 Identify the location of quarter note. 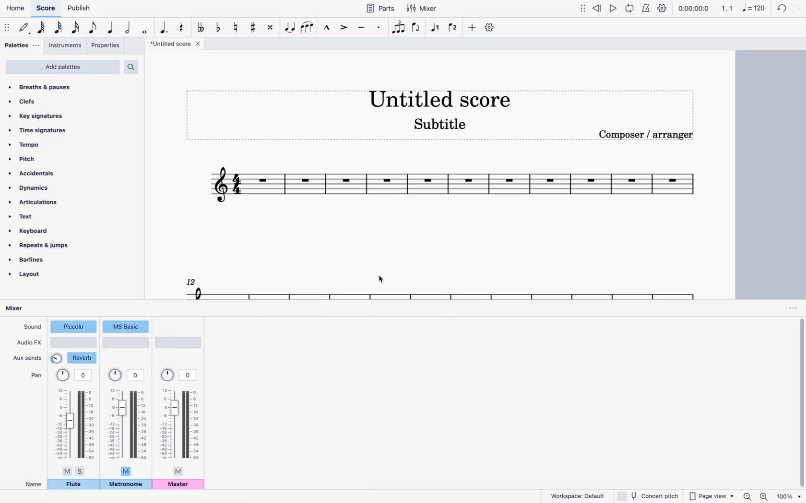
(112, 28).